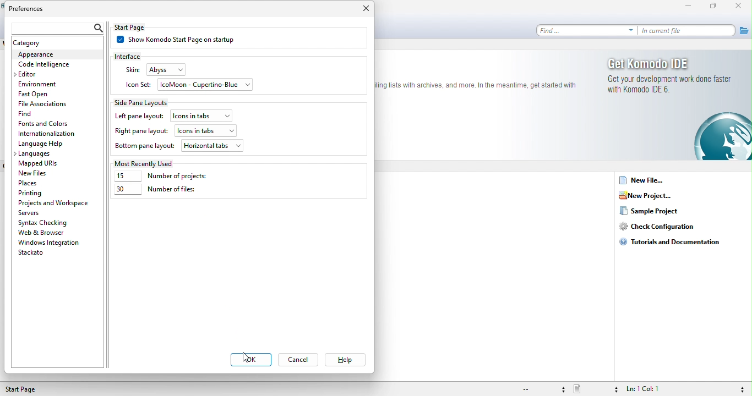 This screenshot has width=752, height=396. I want to click on icon in tabs, so click(203, 114).